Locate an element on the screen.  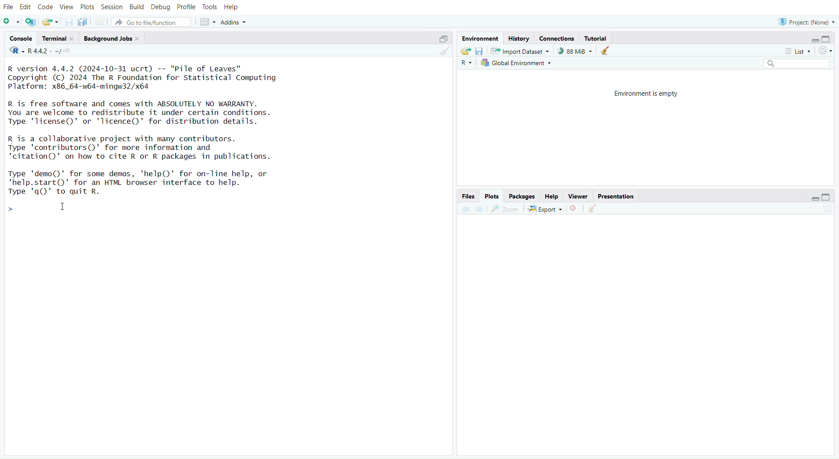
load workspace is located at coordinates (466, 52).